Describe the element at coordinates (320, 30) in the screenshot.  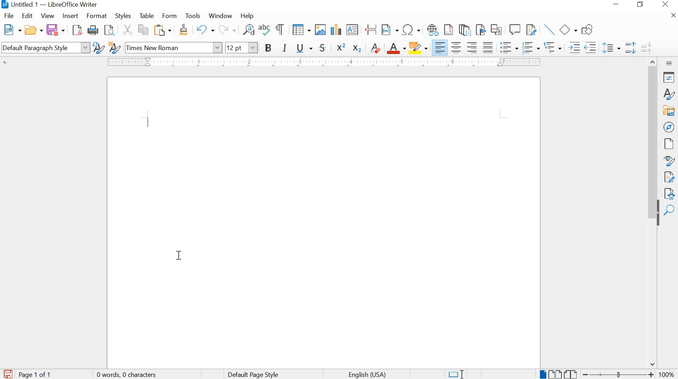
I see `INSERT IMAGE` at that location.